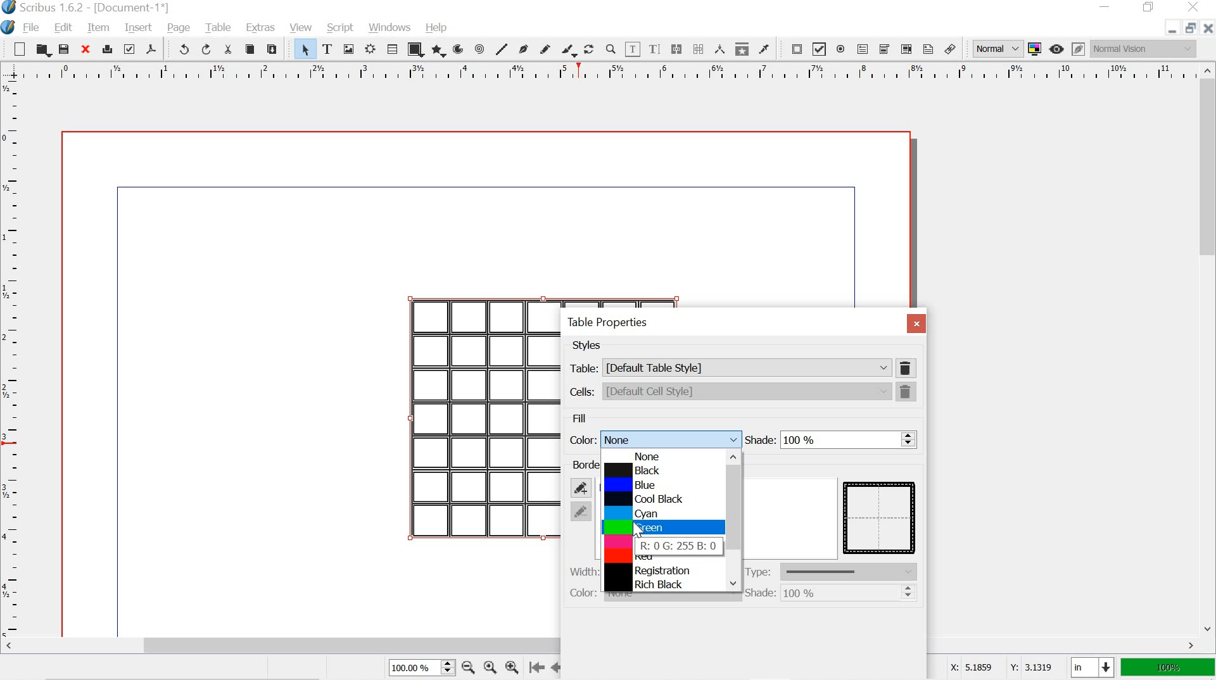 This screenshot has height=680, width=1216. I want to click on spiral, so click(478, 49).